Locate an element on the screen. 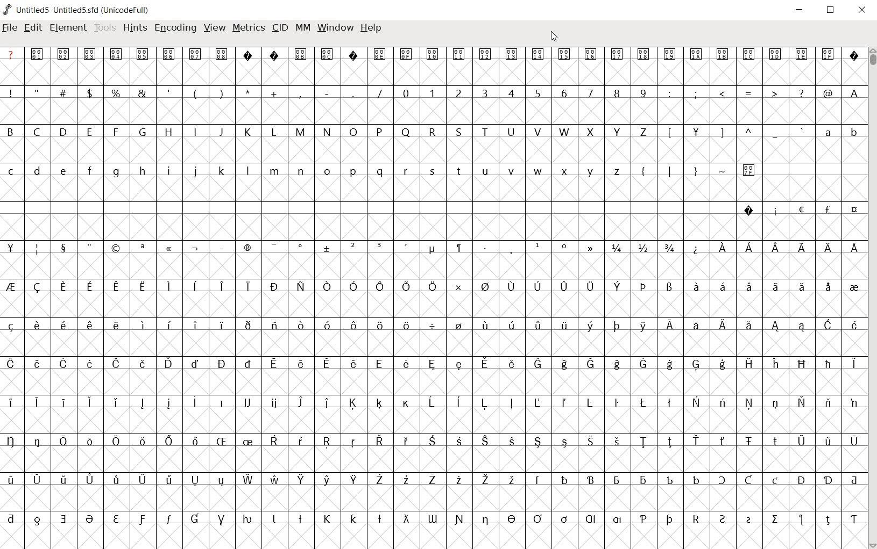  Symbol is located at coordinates (853, 402).